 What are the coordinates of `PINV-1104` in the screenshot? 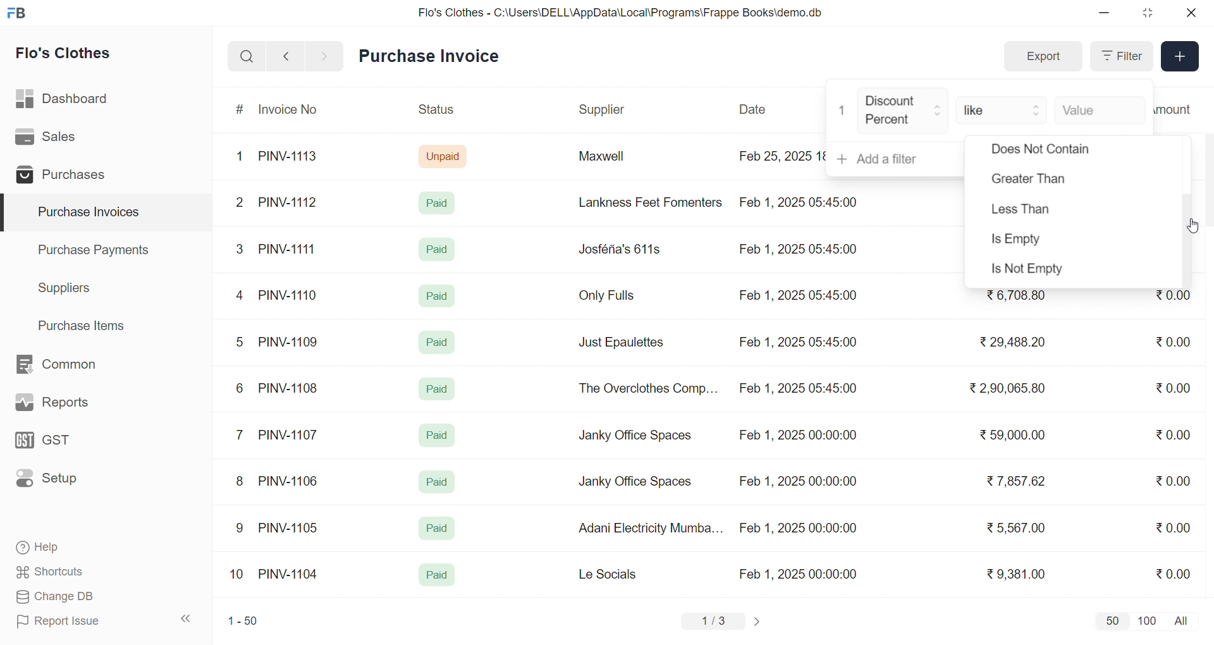 It's located at (290, 574).